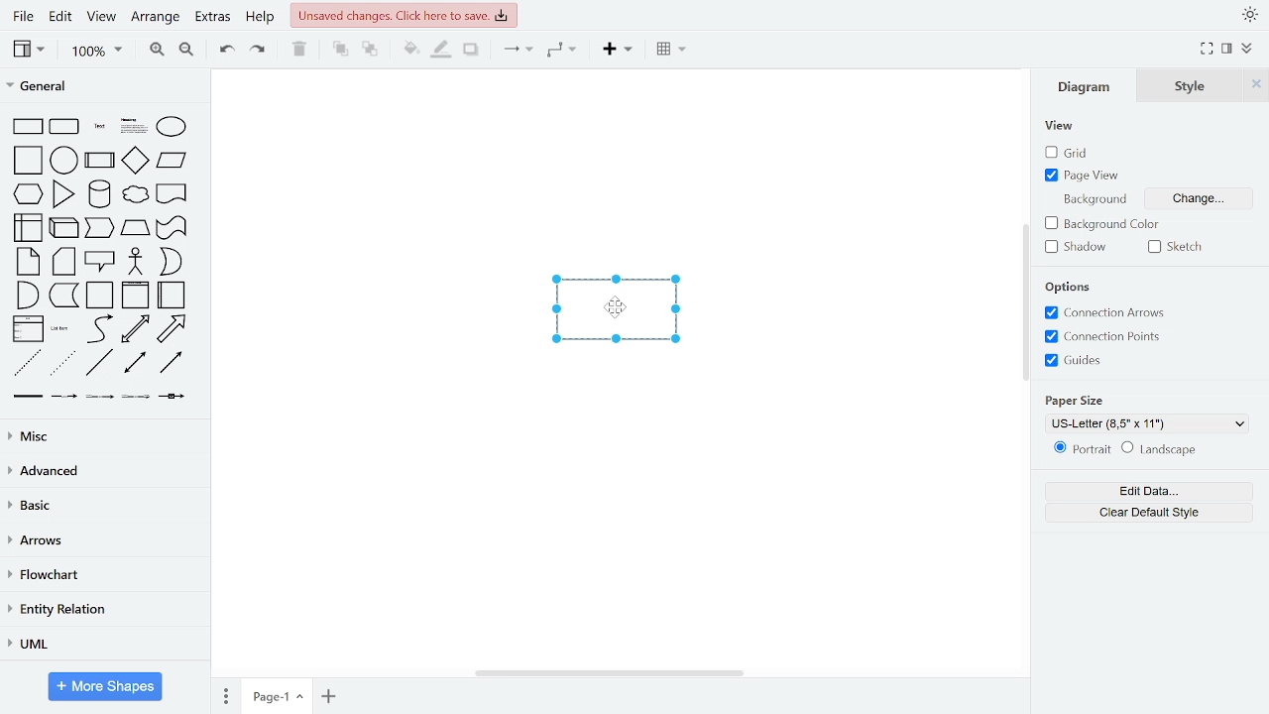 This screenshot has width=1269, height=714. What do you see at coordinates (672, 51) in the screenshot?
I see `table` at bounding box center [672, 51].